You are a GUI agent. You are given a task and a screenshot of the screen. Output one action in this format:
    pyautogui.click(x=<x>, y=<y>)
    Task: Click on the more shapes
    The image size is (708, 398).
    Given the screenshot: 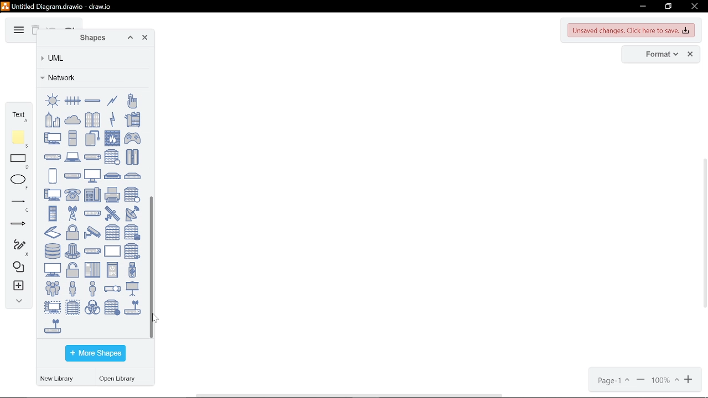 What is the action you would take?
    pyautogui.click(x=95, y=354)
    